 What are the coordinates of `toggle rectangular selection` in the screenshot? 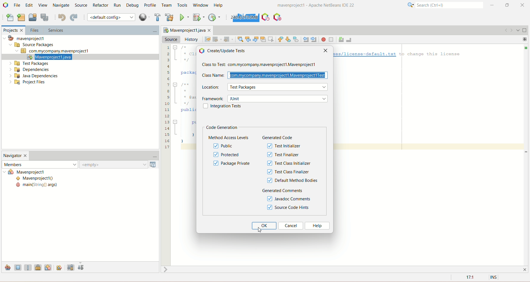 It's located at (271, 39).